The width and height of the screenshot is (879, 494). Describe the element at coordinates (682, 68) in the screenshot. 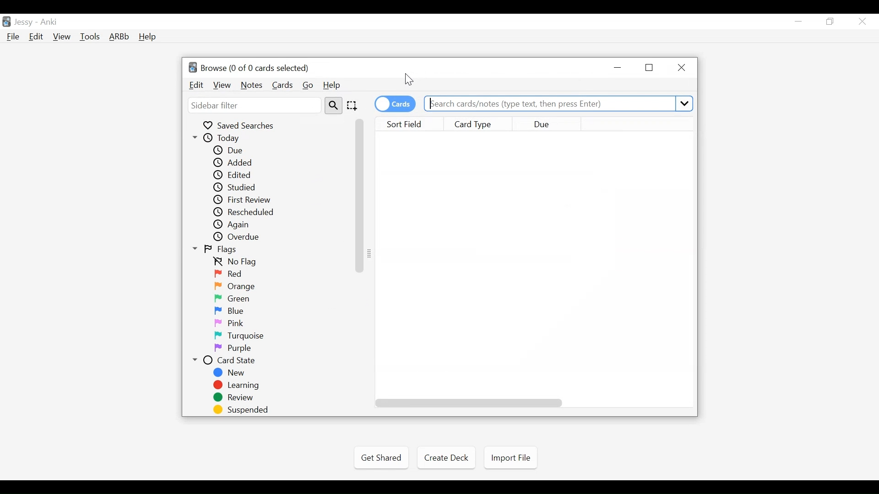

I see `Close` at that location.